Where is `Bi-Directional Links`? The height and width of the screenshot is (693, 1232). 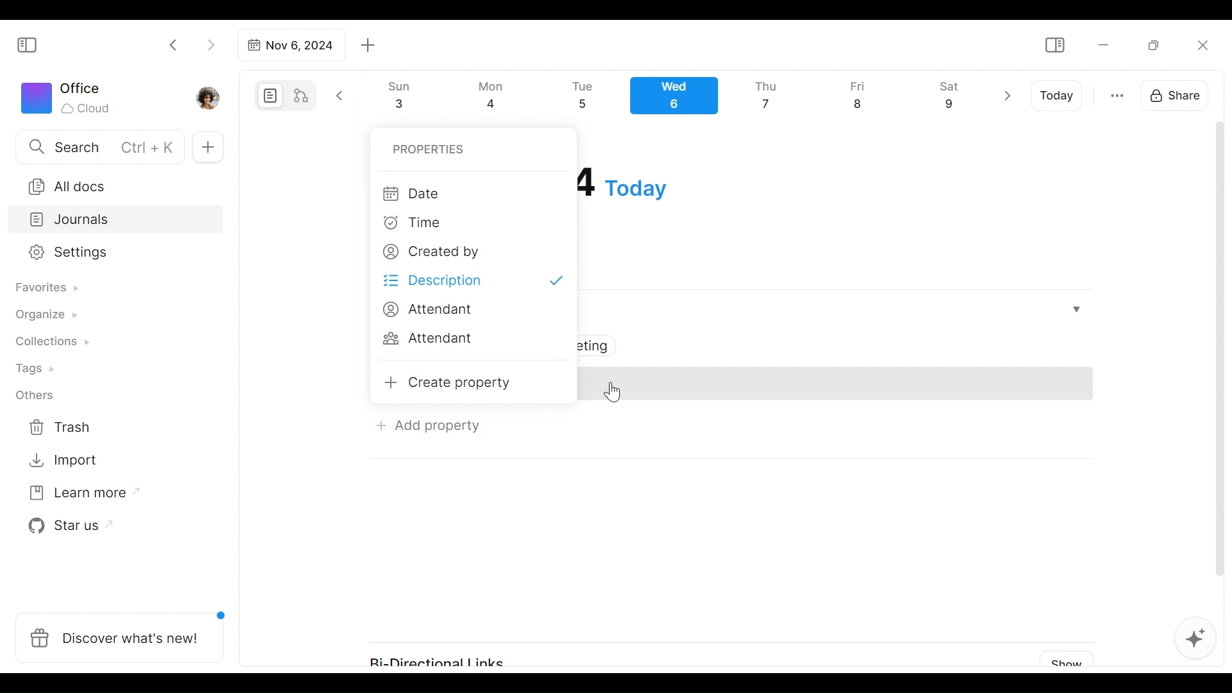
Bi-Directional Links is located at coordinates (440, 654).